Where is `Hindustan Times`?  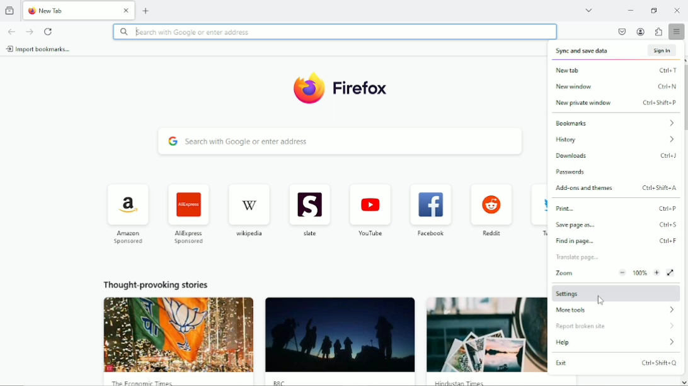
Hindustan Times is located at coordinates (459, 383).